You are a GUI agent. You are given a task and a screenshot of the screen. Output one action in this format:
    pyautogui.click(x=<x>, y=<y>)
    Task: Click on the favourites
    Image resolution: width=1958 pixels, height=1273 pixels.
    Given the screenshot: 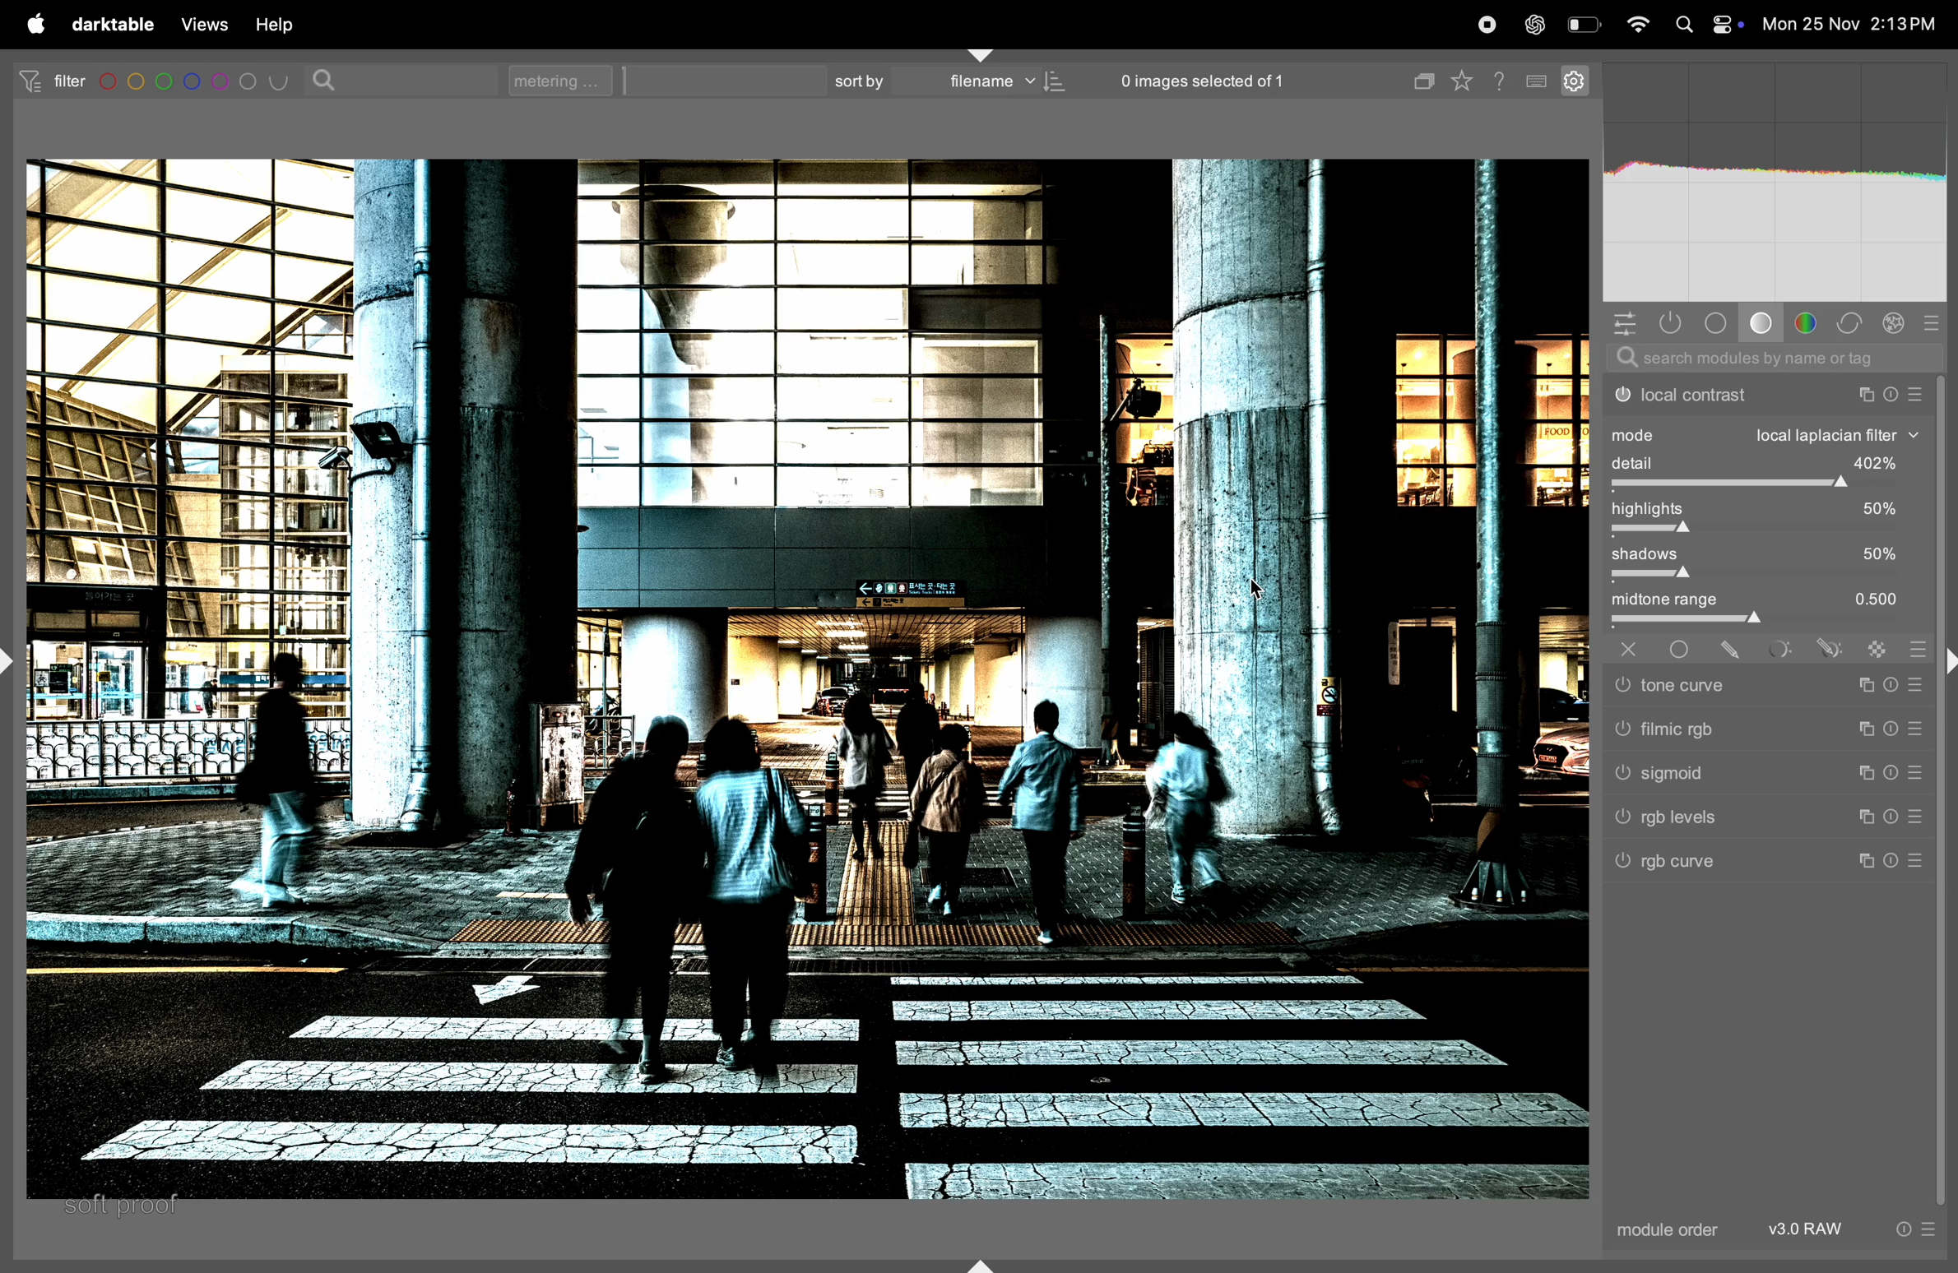 What is the action you would take?
    pyautogui.click(x=1468, y=77)
    